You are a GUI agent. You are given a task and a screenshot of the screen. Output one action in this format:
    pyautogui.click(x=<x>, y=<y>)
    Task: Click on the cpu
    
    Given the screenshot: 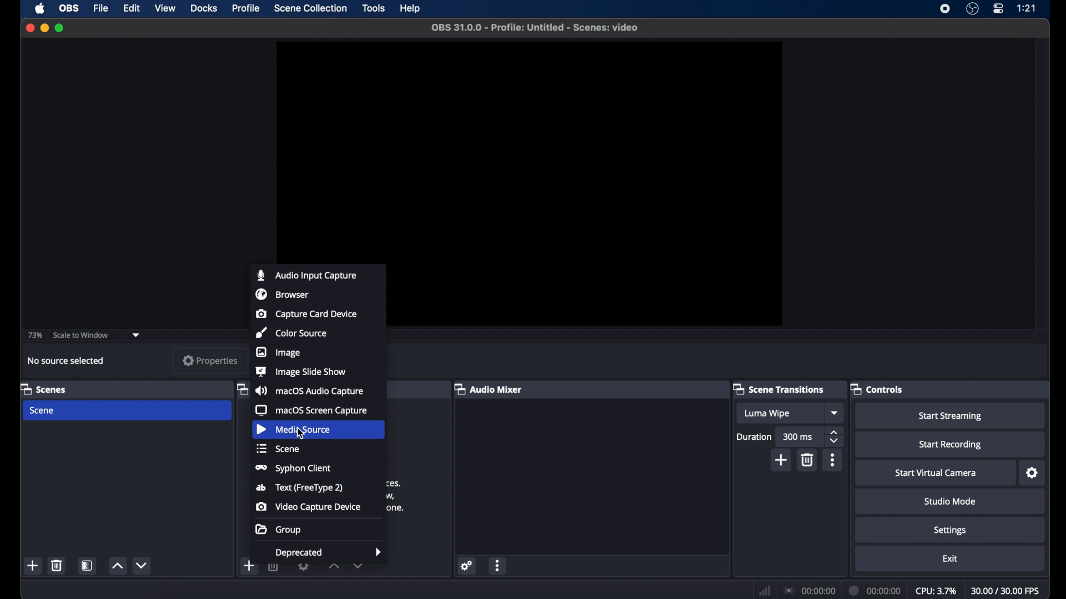 What is the action you would take?
    pyautogui.click(x=936, y=590)
    